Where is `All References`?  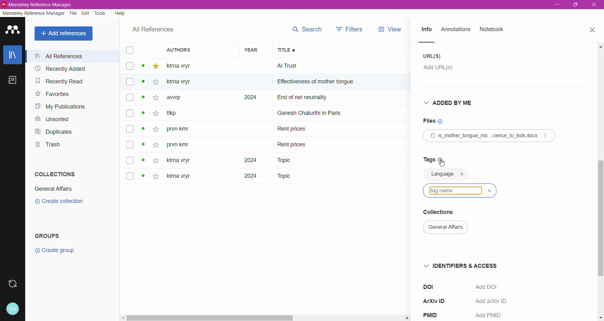
All References is located at coordinates (73, 56).